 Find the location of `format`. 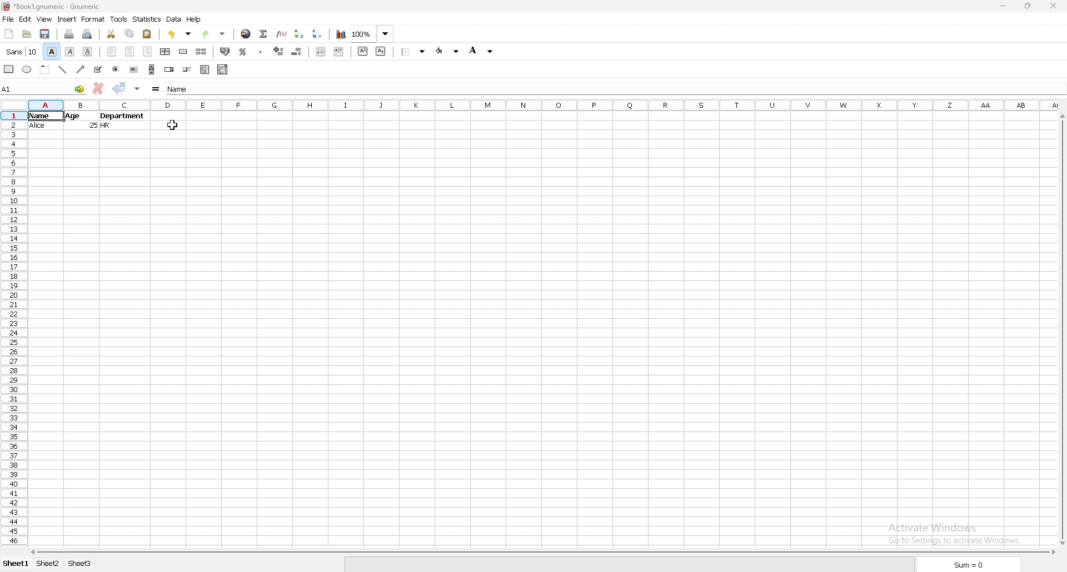

format is located at coordinates (93, 19).